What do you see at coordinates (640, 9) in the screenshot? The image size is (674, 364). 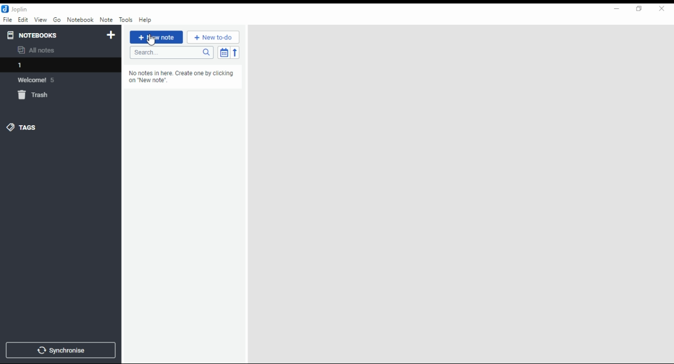 I see `restore` at bounding box center [640, 9].